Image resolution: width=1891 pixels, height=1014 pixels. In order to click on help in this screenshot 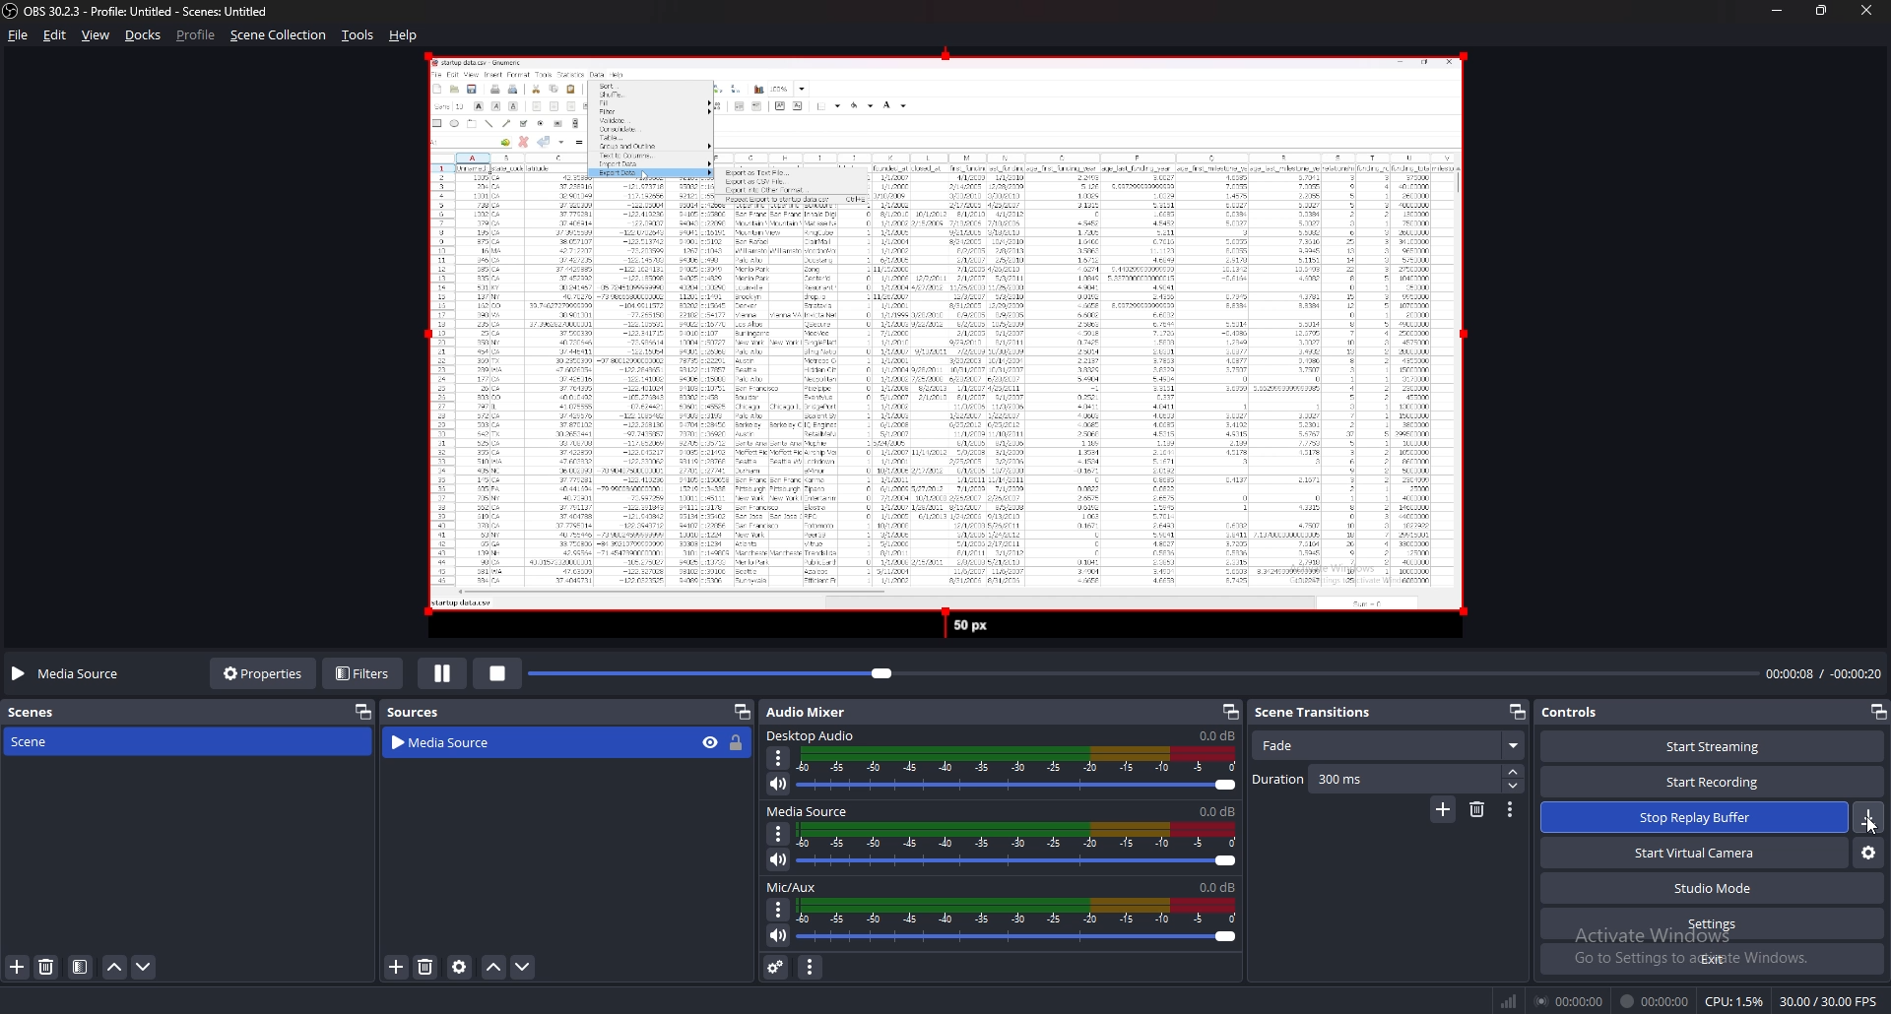, I will do `click(406, 35)`.